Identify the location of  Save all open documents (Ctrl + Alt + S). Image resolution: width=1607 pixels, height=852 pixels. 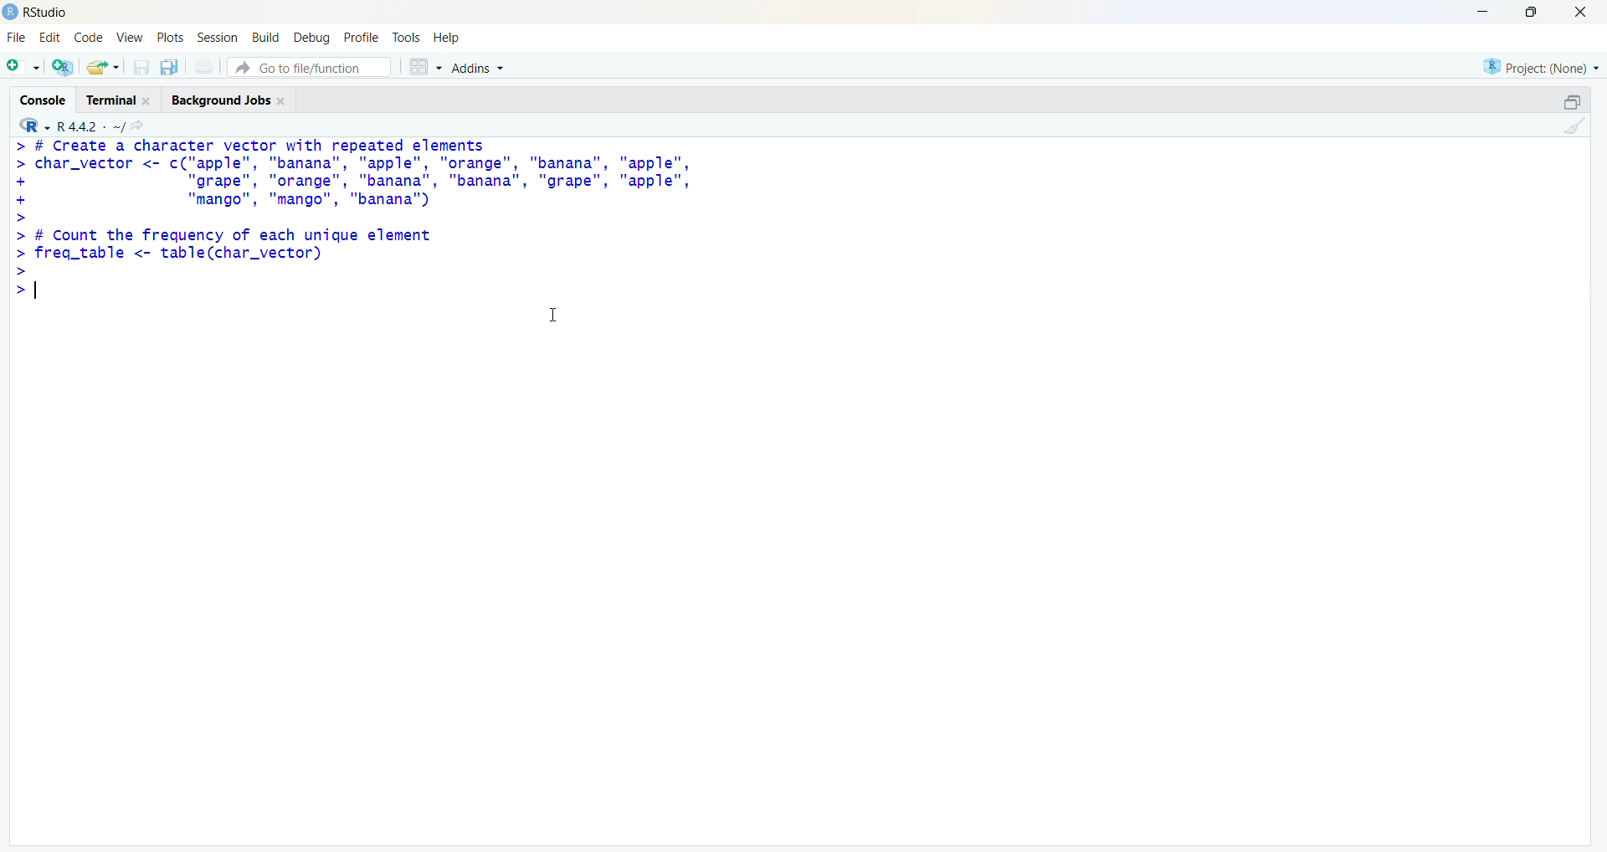
(170, 66).